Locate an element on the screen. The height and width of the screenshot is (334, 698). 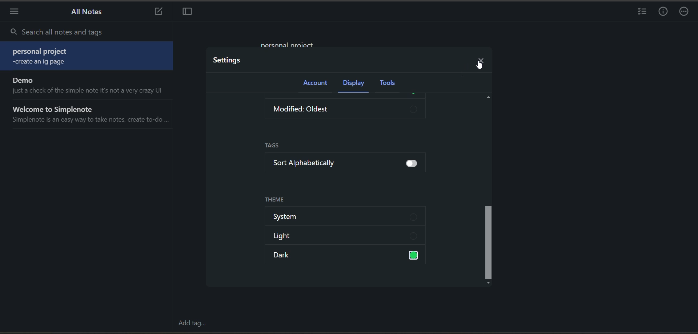
light is located at coordinates (347, 238).